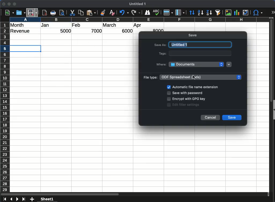  I want to click on checkbox, so click(169, 87).